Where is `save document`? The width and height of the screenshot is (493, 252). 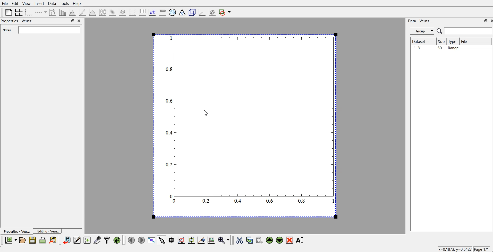
save document is located at coordinates (32, 240).